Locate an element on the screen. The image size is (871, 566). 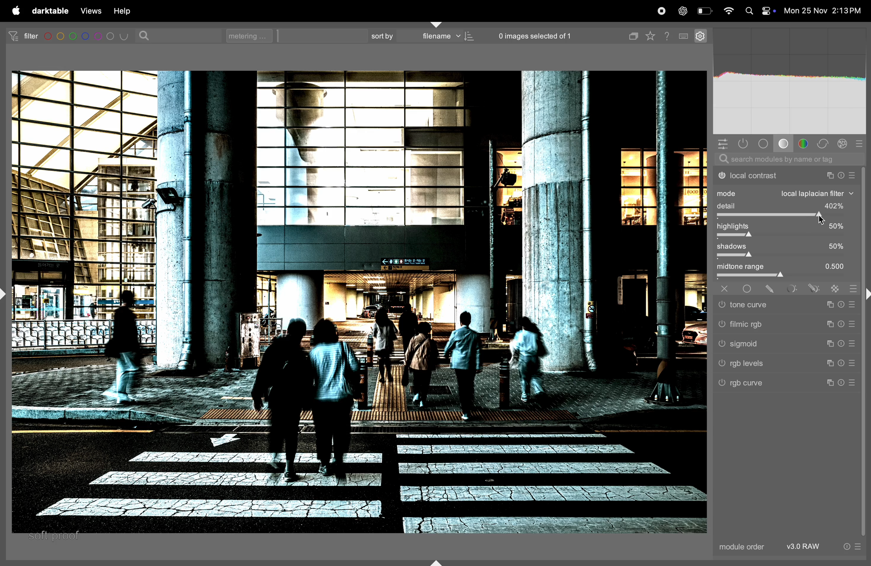
toggle is located at coordinates (786, 236).